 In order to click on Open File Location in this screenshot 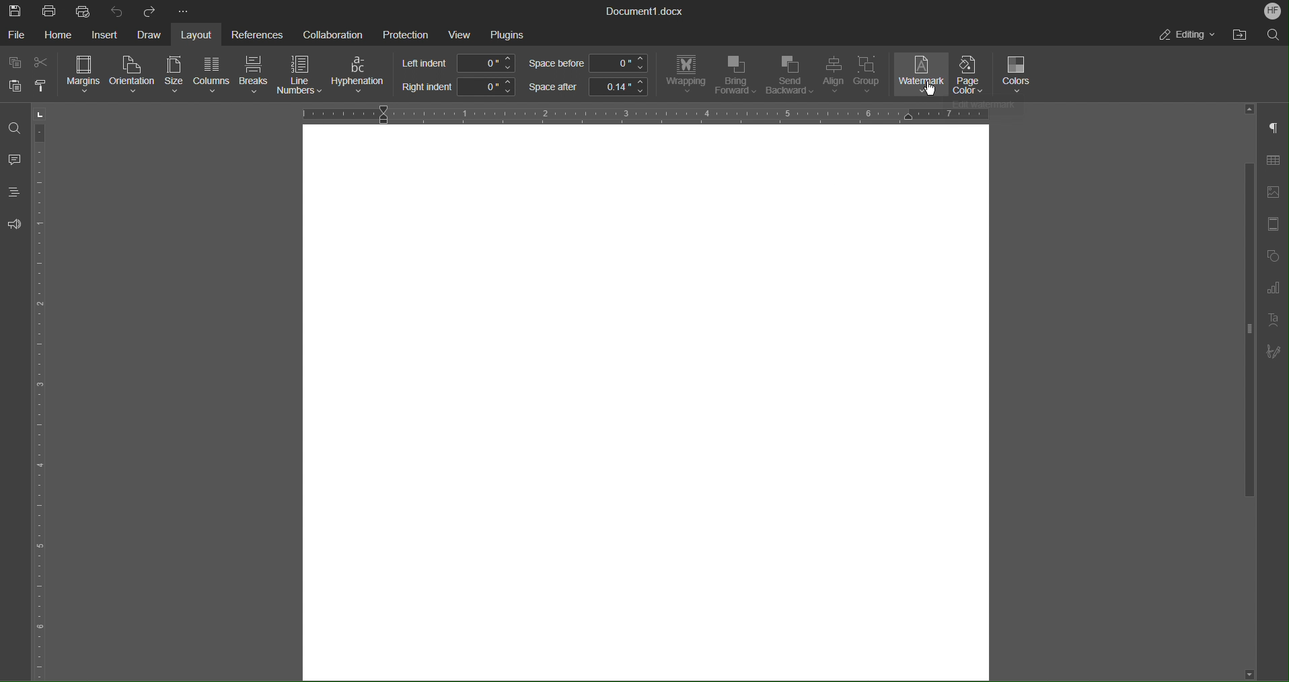, I will do `click(1237, 35)`.